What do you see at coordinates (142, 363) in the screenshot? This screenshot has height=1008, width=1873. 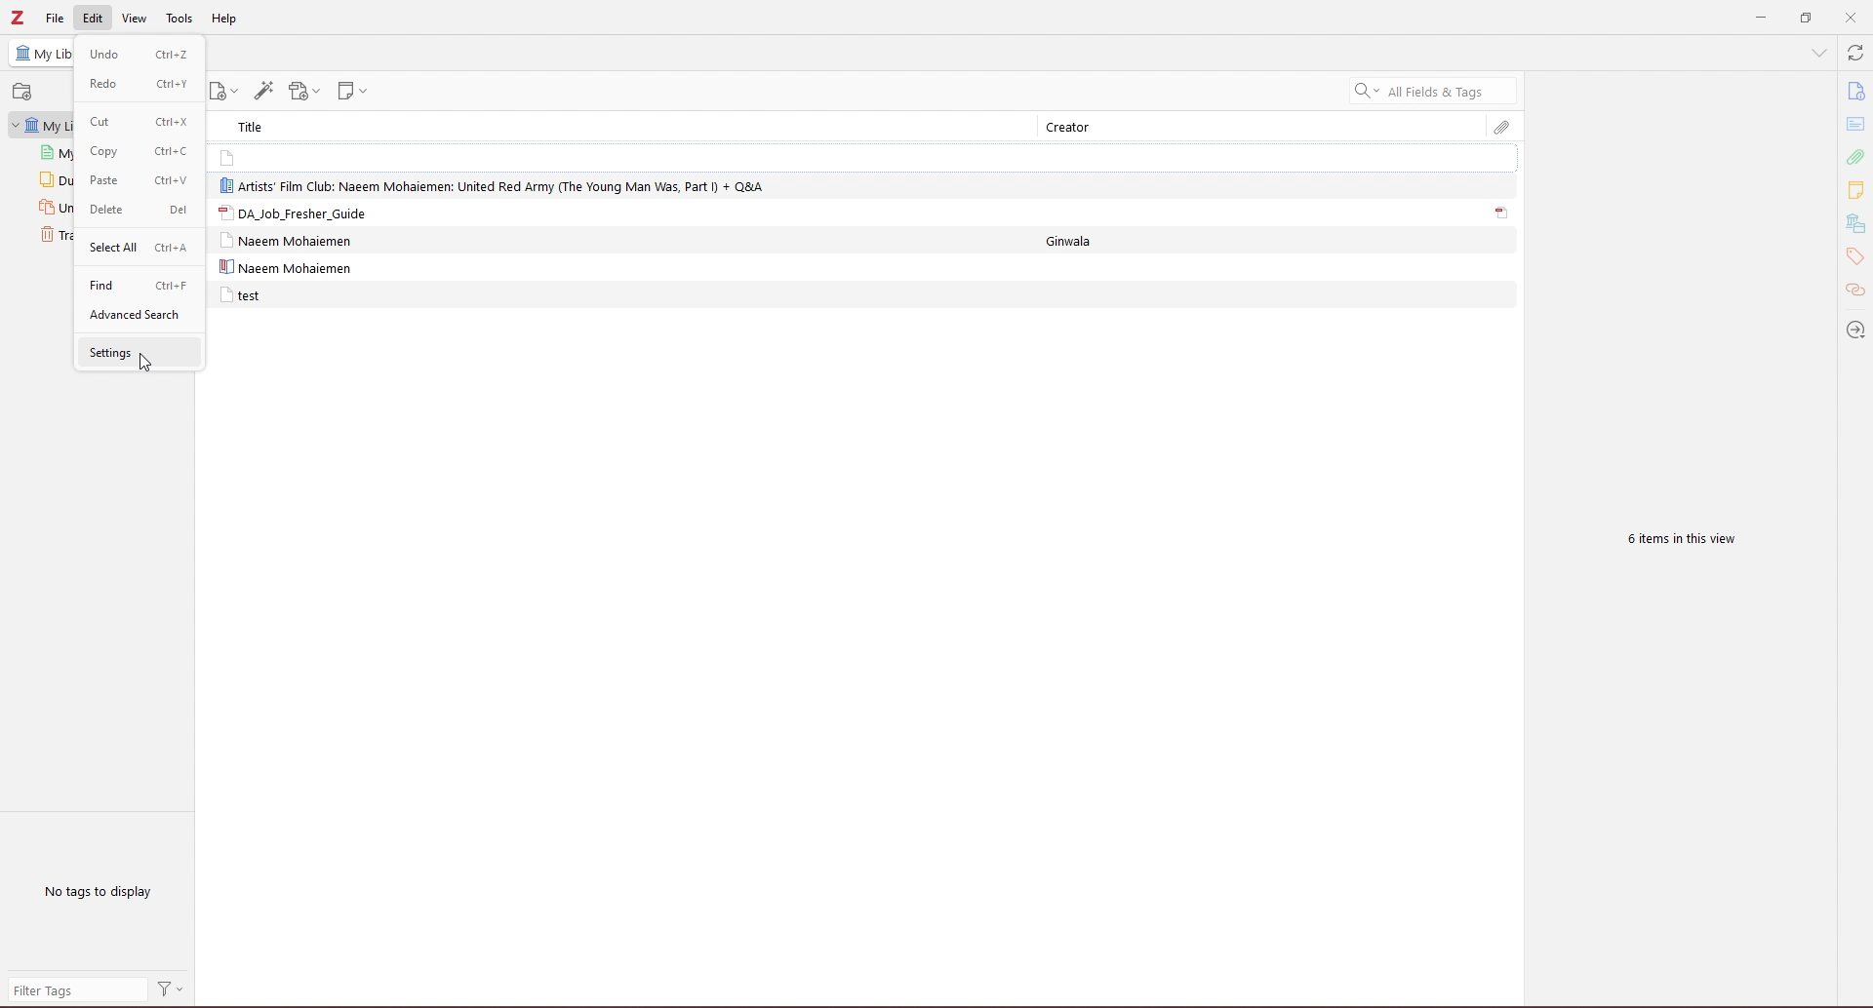 I see `Cursor` at bounding box center [142, 363].